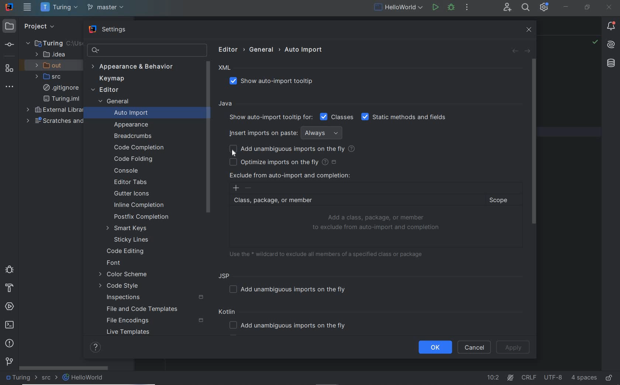 This screenshot has width=620, height=385. Describe the element at coordinates (249, 188) in the screenshot. I see `REMOVE` at that location.